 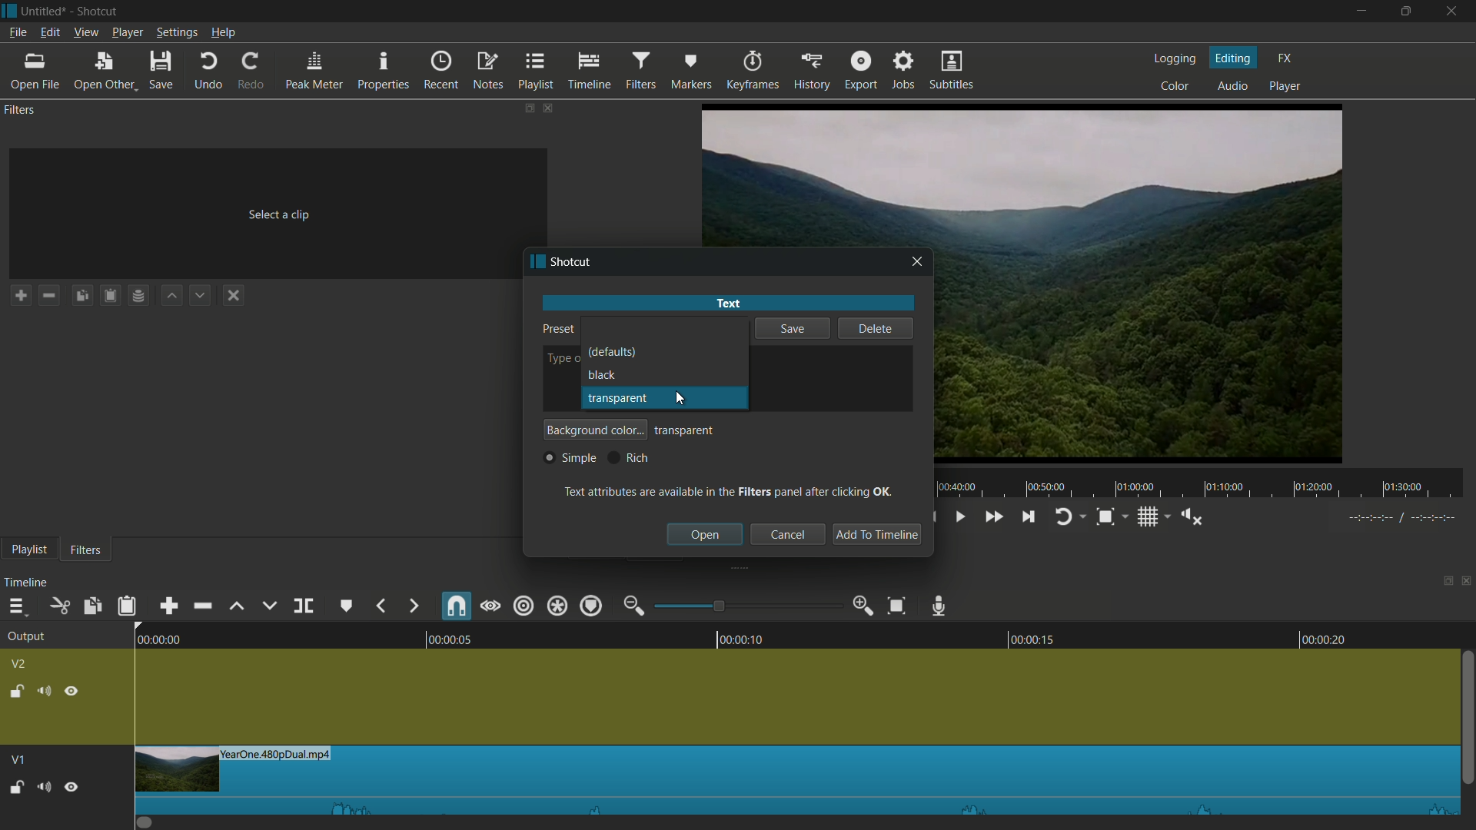 I want to click on scrub while dragging, so click(x=491, y=606).